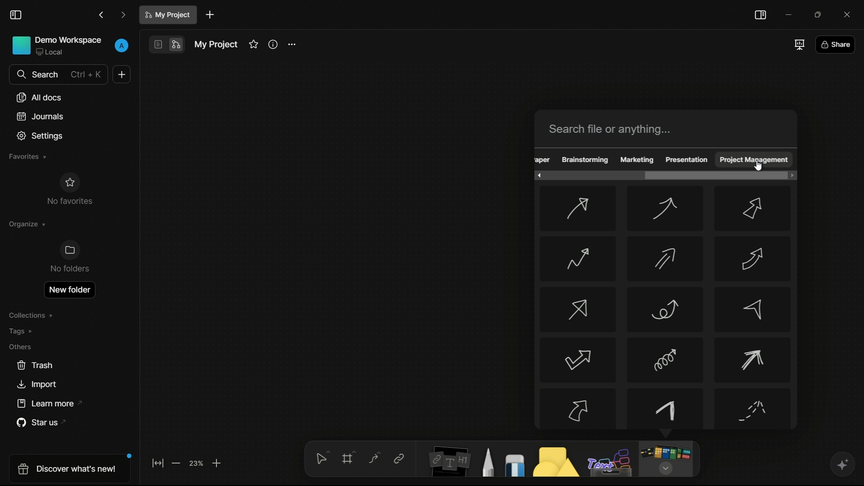 This screenshot has height=486, width=864. What do you see at coordinates (40, 117) in the screenshot?
I see `journals` at bounding box center [40, 117].